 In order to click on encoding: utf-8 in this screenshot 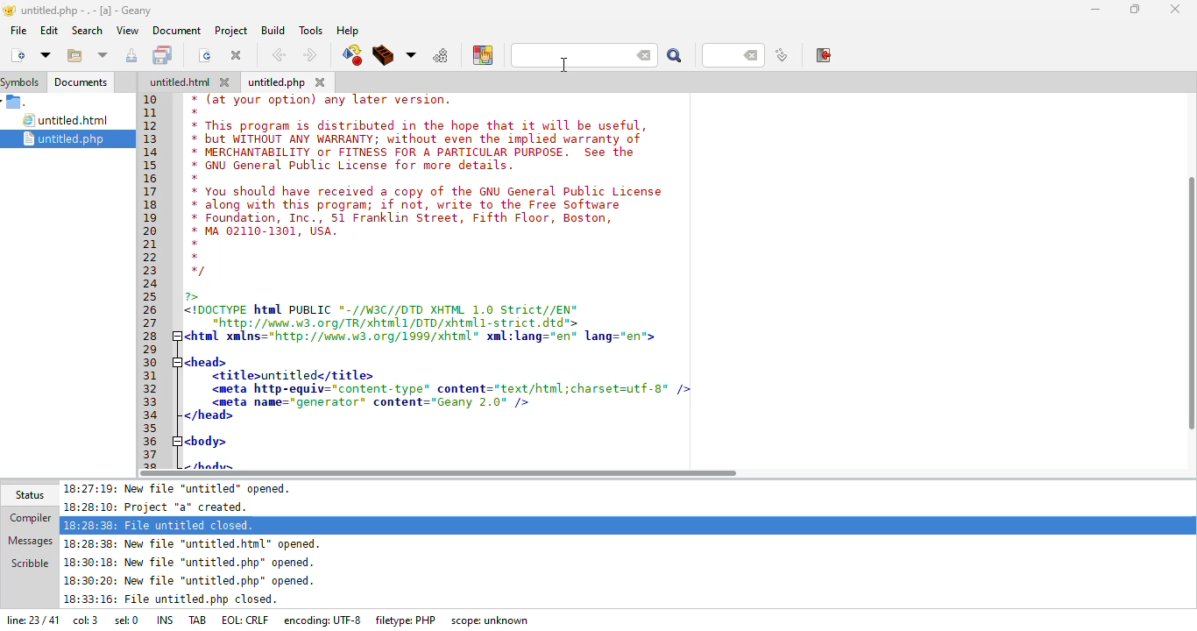, I will do `click(326, 620)`.